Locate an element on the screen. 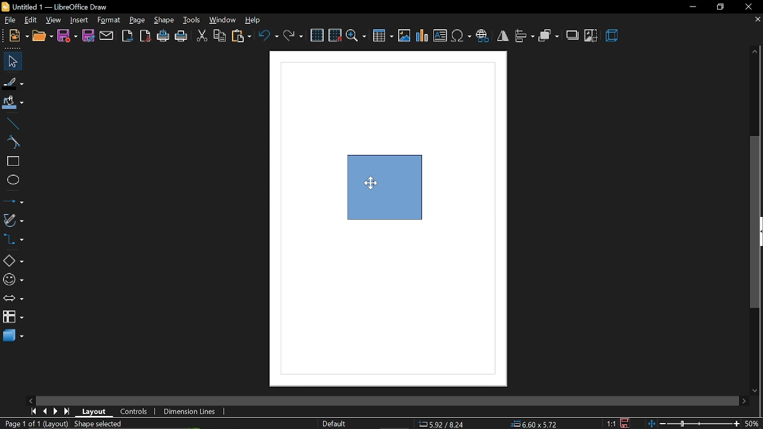 The height and width of the screenshot is (429, 763). Insert text is located at coordinates (440, 36).